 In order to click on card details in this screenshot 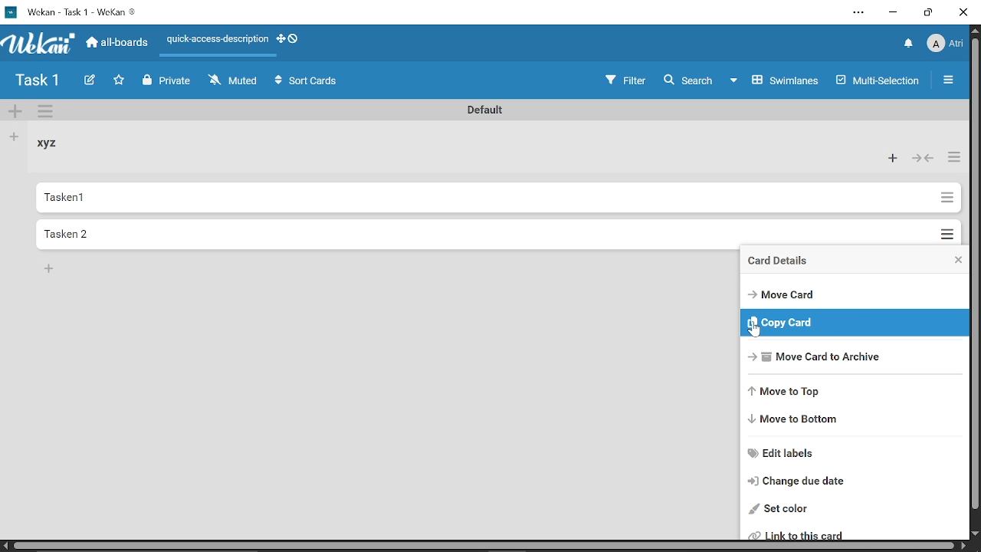, I will do `click(788, 262)`.